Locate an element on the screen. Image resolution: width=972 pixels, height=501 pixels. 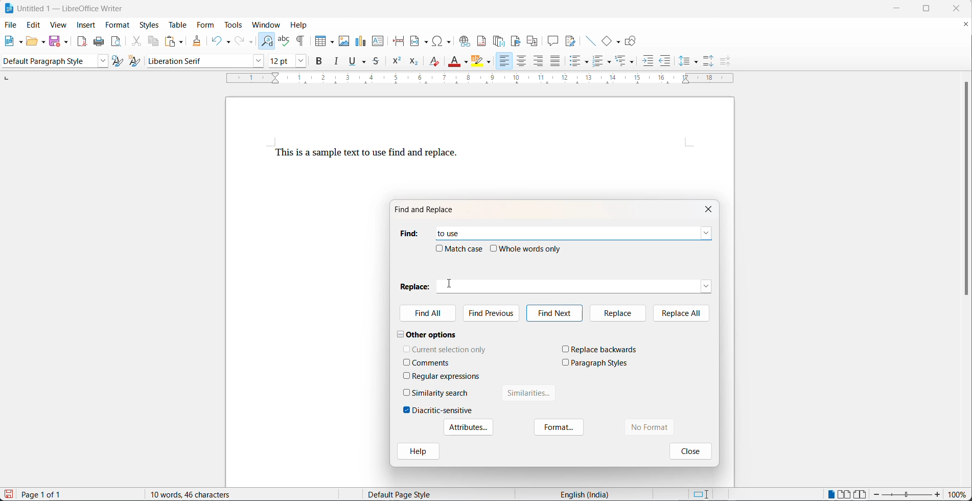
checkbox is located at coordinates (439, 248).